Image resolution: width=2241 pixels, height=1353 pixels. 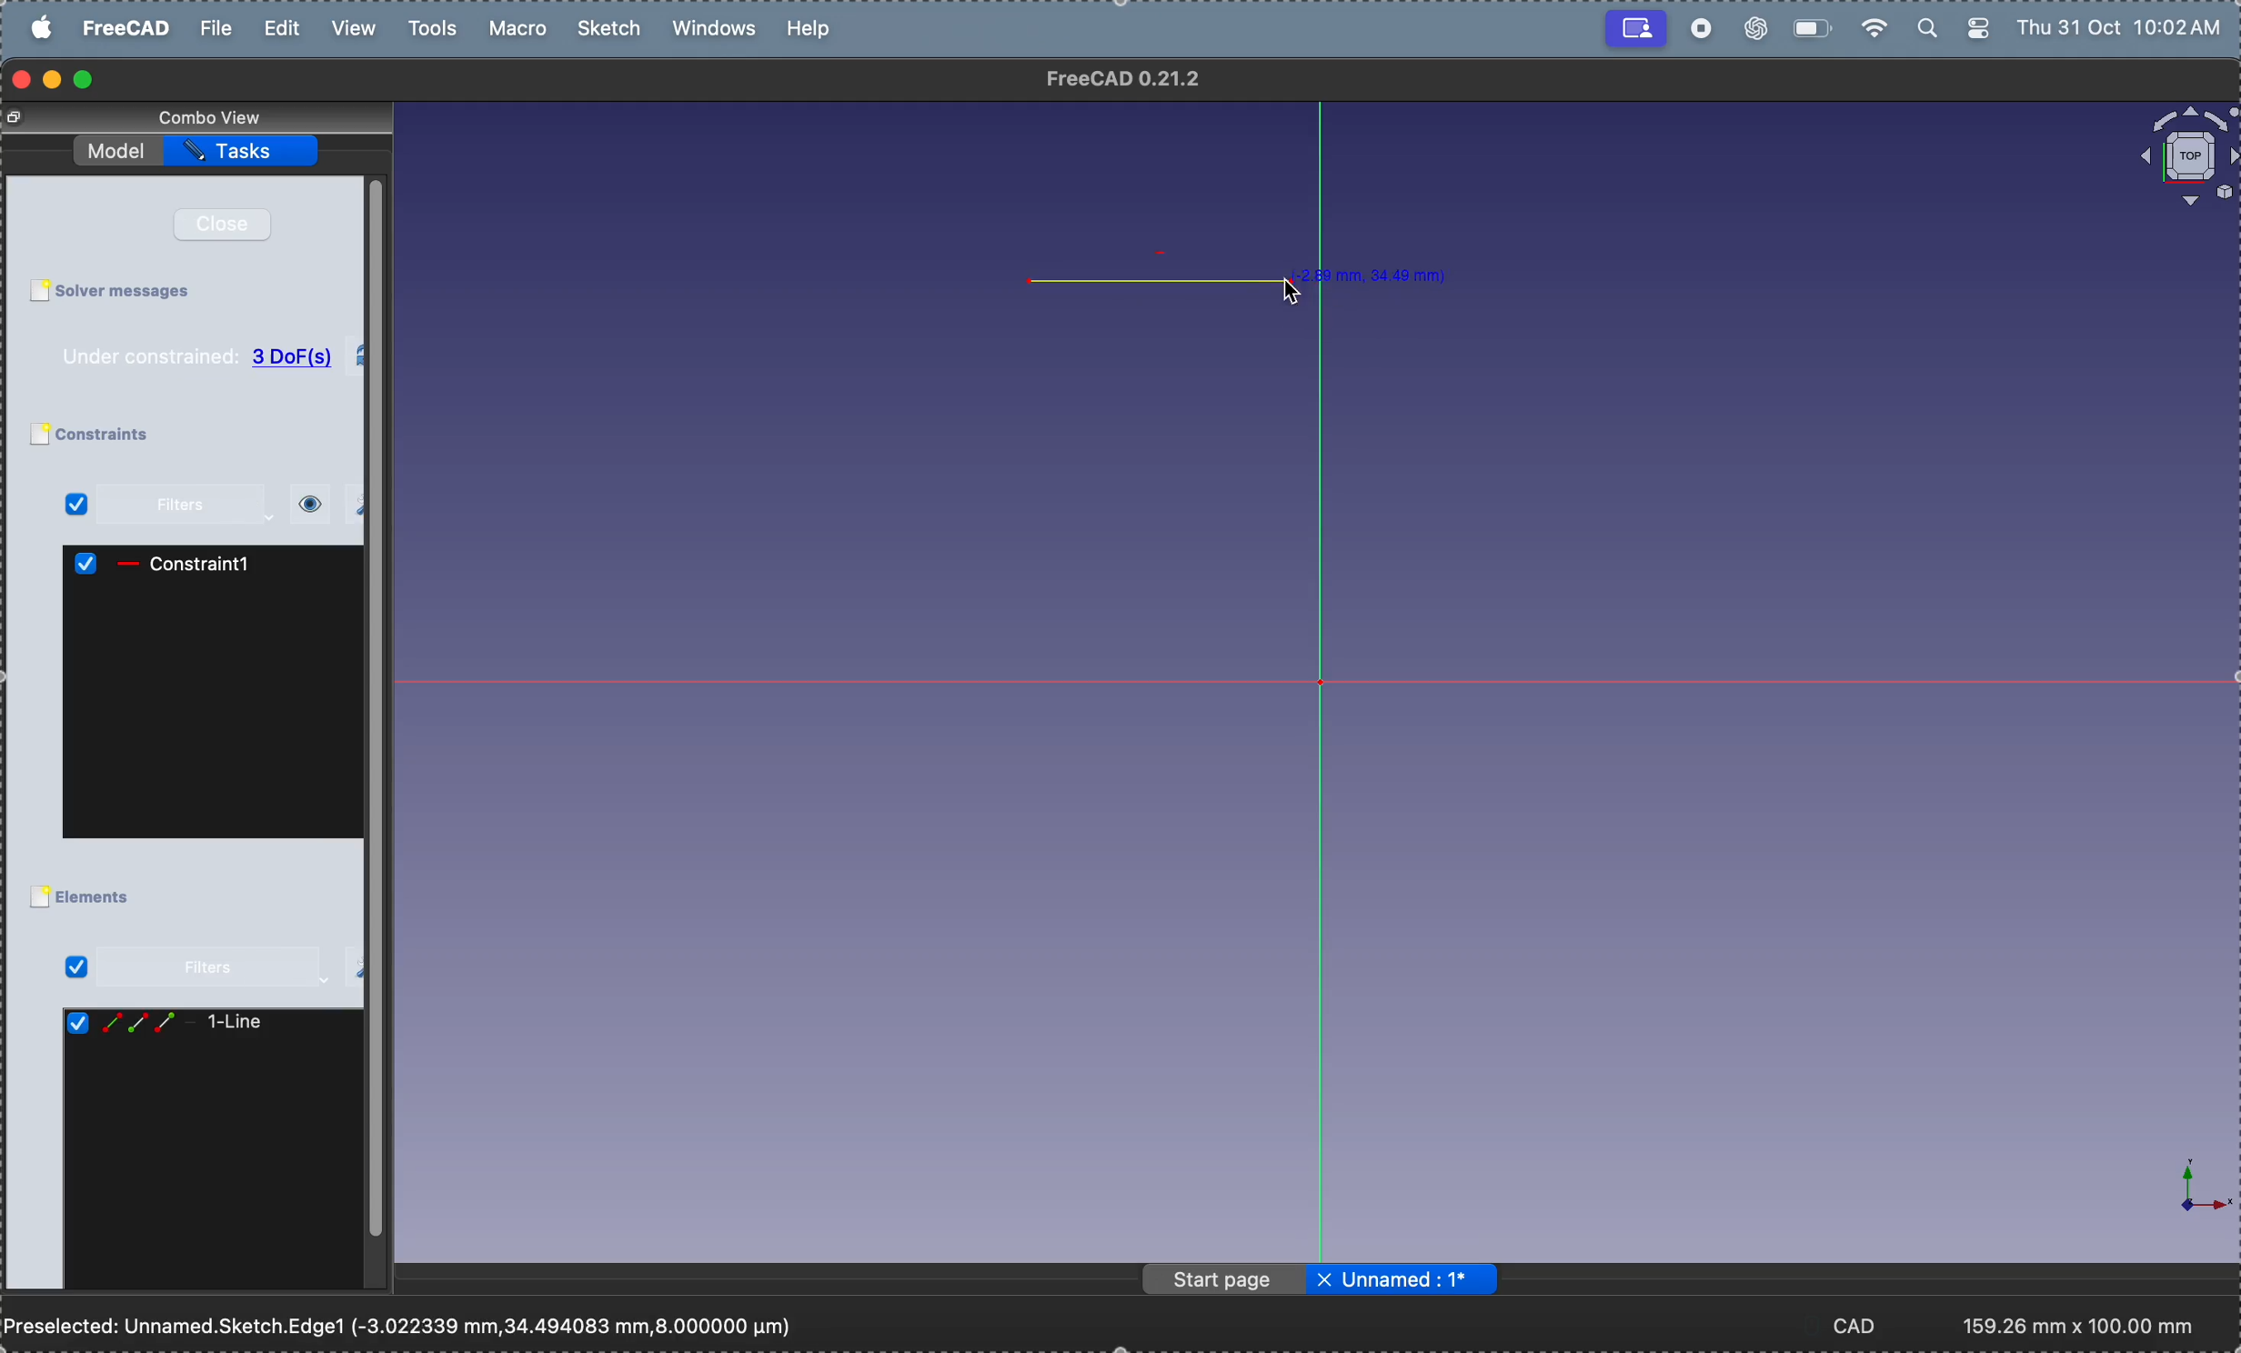 I want to click on view, so click(x=308, y=505).